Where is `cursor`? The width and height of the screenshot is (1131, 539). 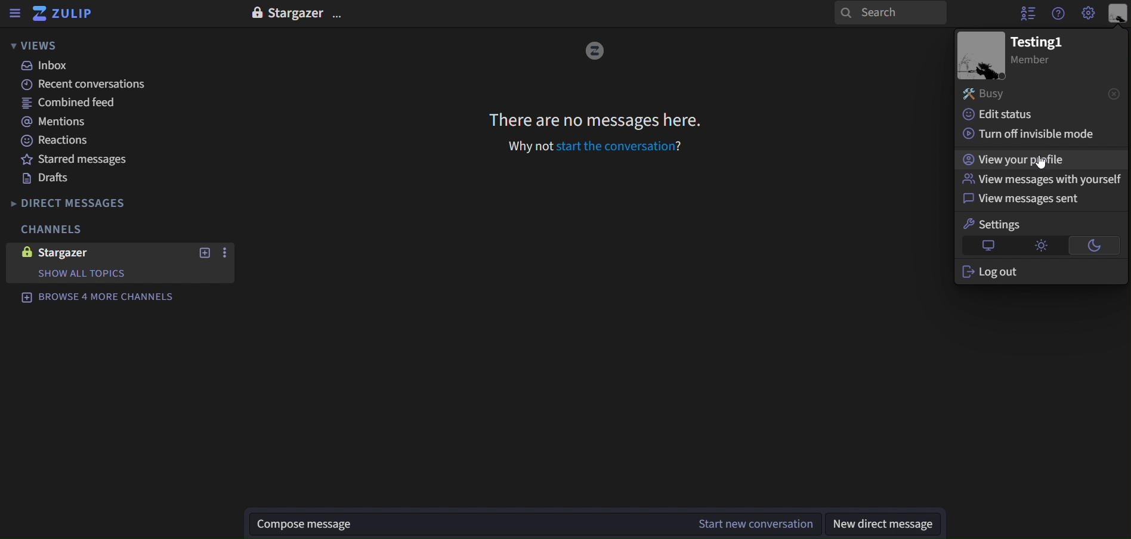 cursor is located at coordinates (1044, 162).